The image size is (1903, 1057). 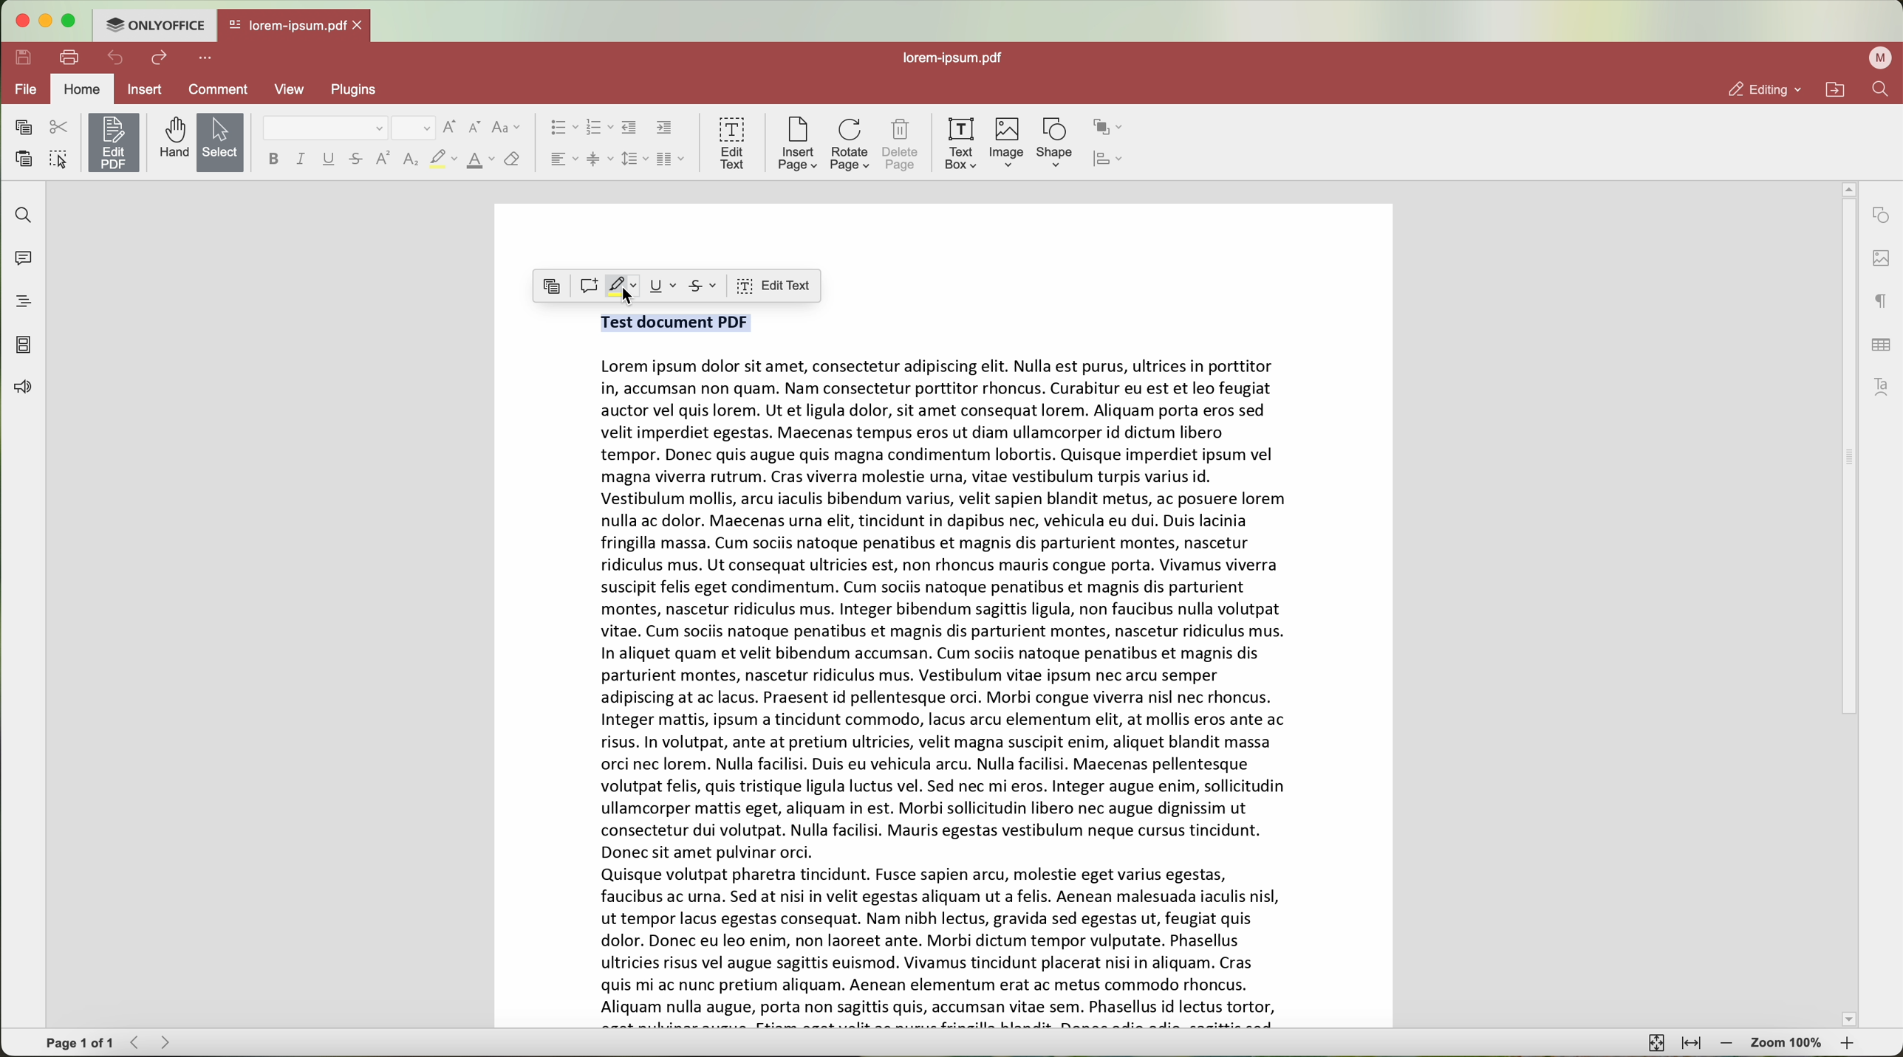 What do you see at coordinates (22, 126) in the screenshot?
I see `copy` at bounding box center [22, 126].